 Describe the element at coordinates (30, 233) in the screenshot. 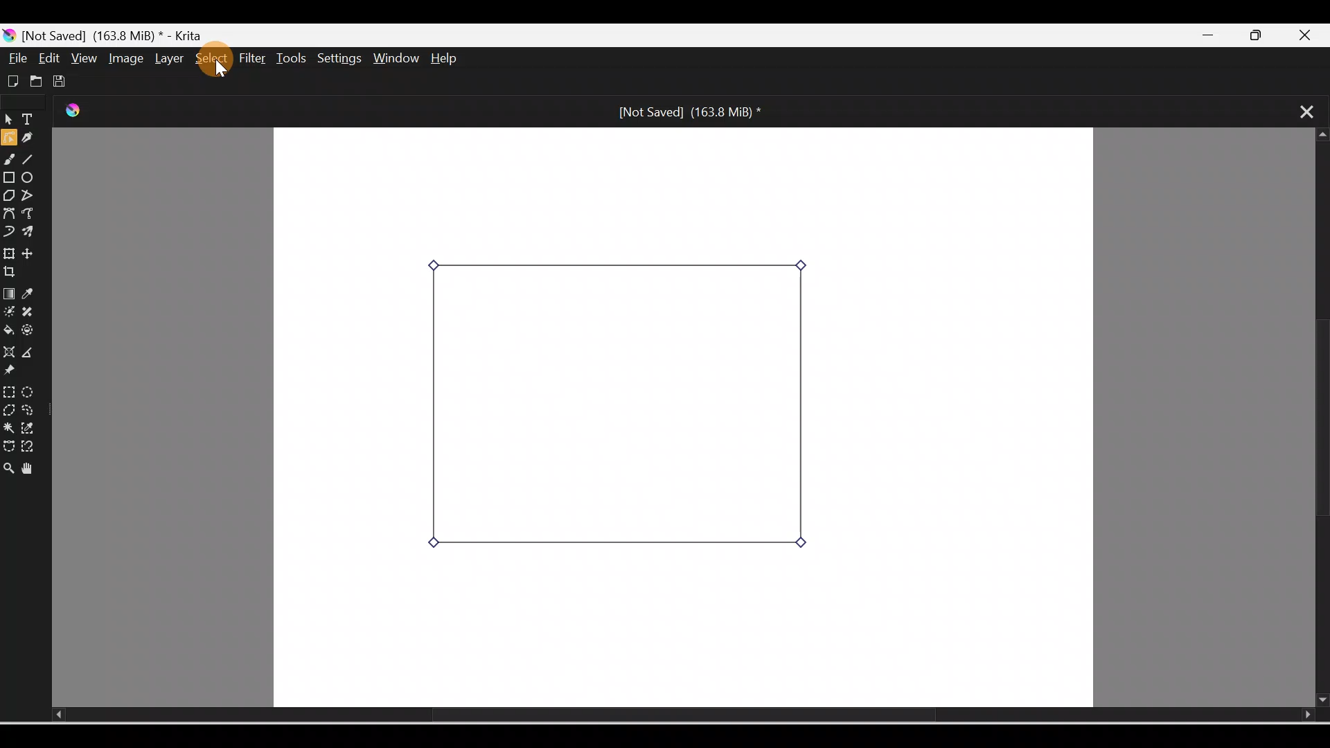

I see `Multibrush tool` at that location.